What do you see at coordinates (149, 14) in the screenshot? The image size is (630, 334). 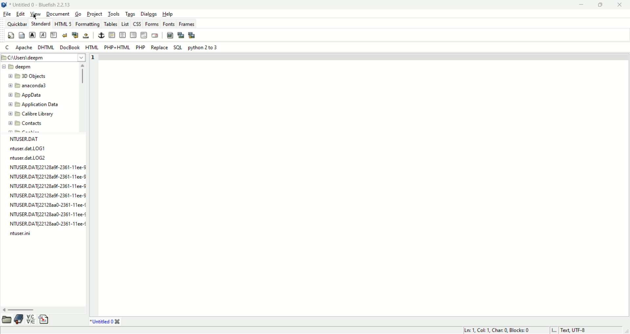 I see `dialogs` at bounding box center [149, 14].